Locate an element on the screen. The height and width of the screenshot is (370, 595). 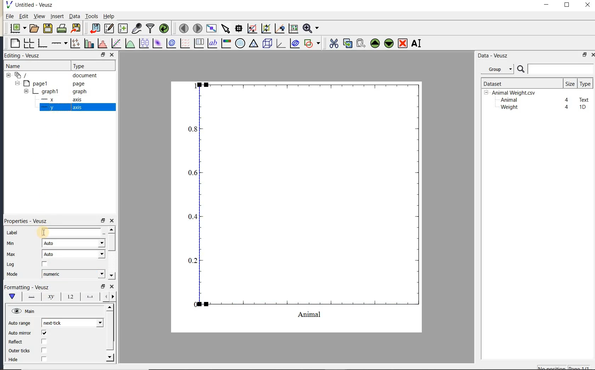
close is located at coordinates (112, 221).